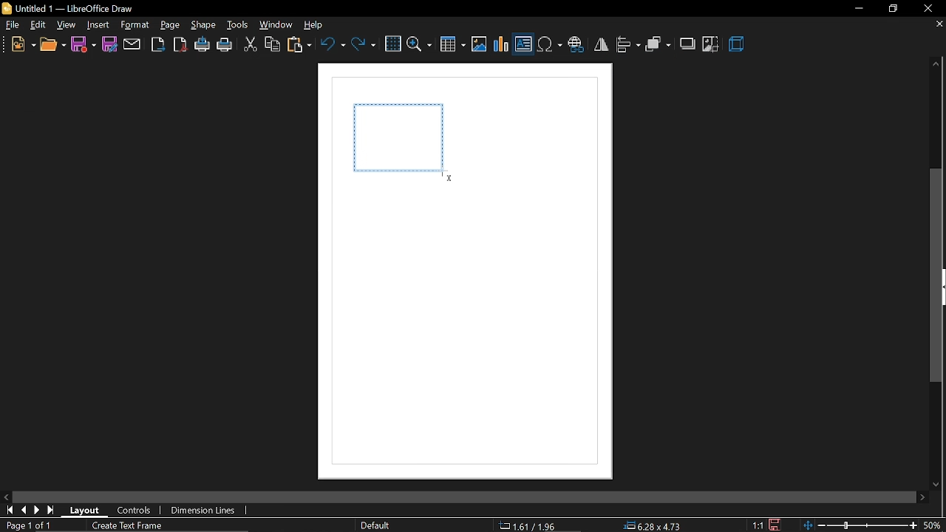  What do you see at coordinates (250, 46) in the screenshot?
I see `cut` at bounding box center [250, 46].